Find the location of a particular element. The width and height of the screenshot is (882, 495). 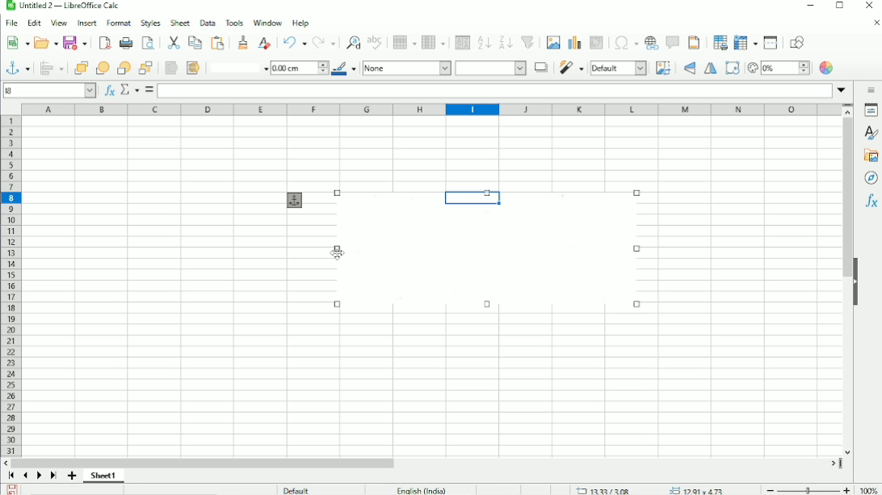

Row is located at coordinates (403, 42).